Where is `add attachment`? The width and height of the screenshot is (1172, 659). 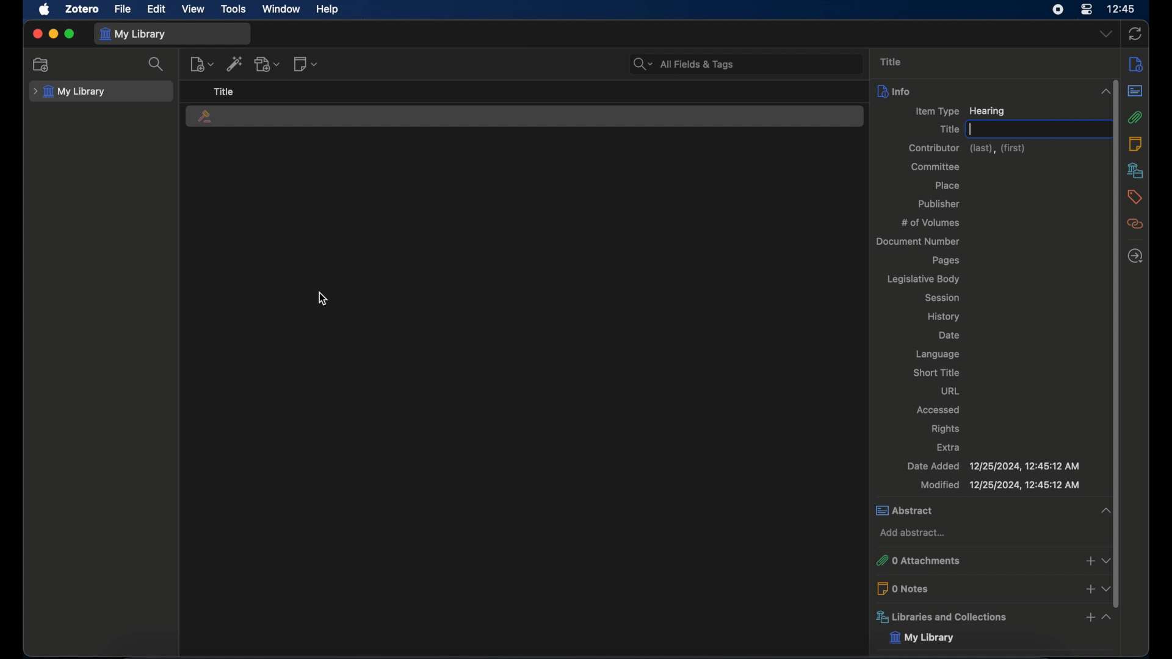 add attachment is located at coordinates (267, 64).